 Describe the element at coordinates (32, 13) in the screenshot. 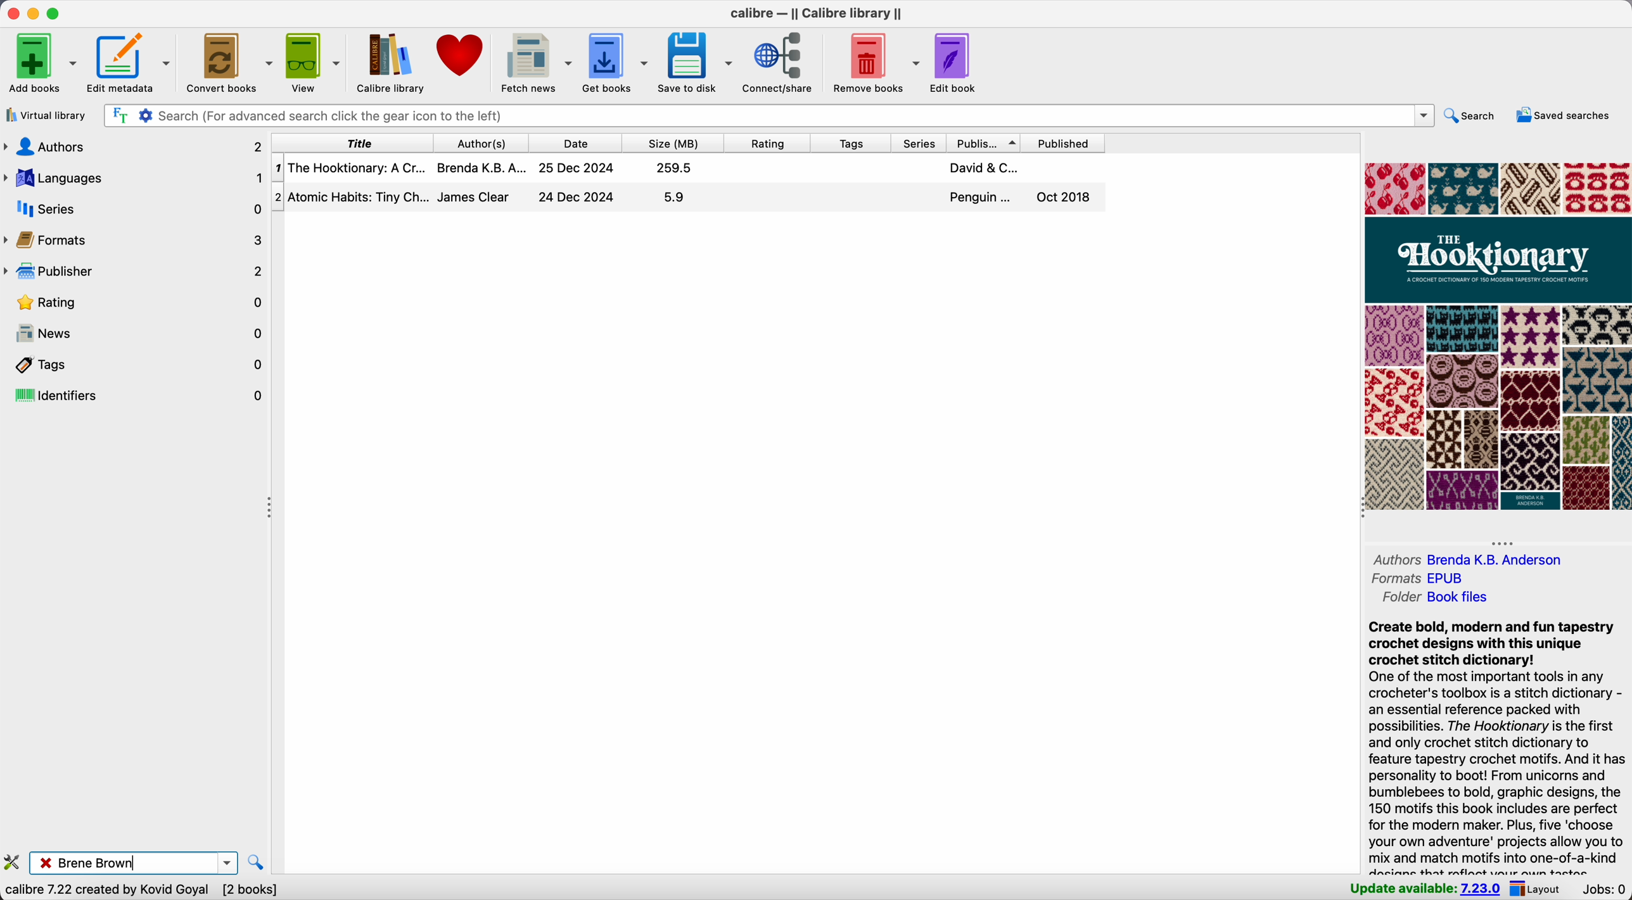

I see `minimize` at that location.